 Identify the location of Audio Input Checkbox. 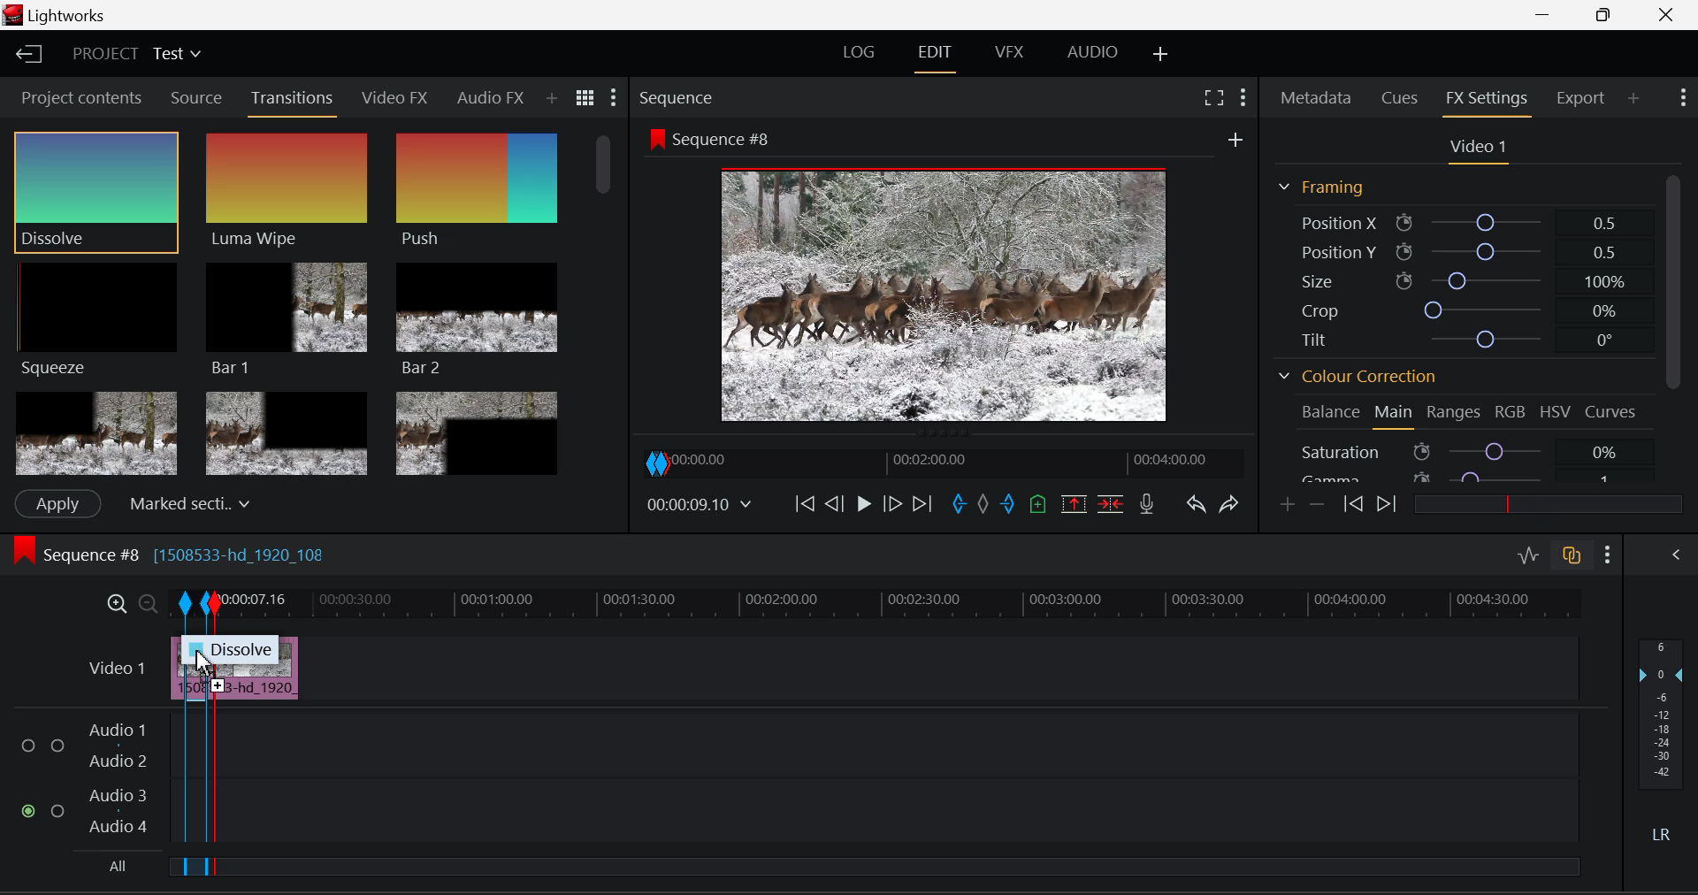
(30, 746).